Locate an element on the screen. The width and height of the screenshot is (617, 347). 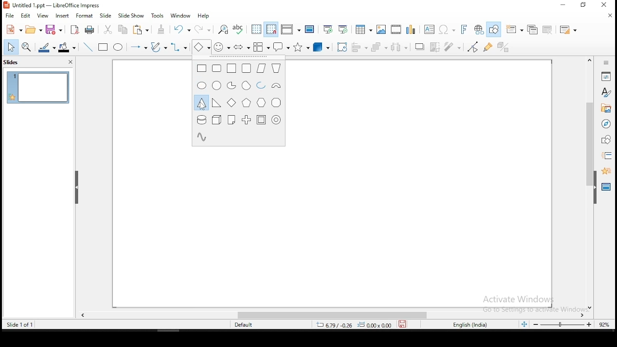
styles is located at coordinates (606, 93).